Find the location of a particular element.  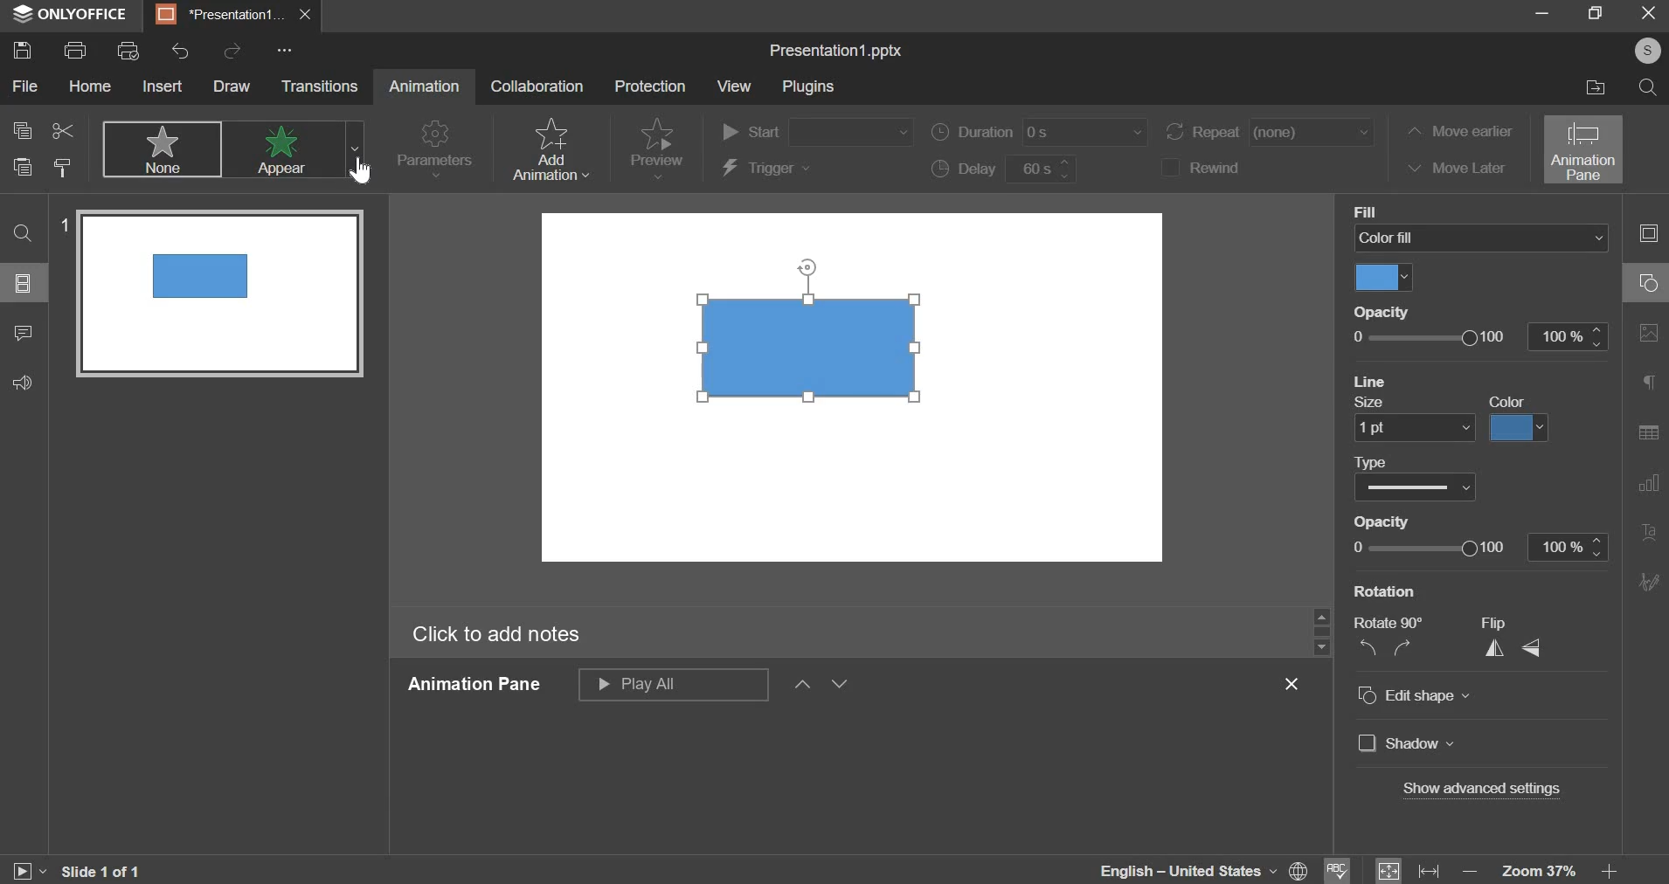

flip vertically is located at coordinates (1536, 646).